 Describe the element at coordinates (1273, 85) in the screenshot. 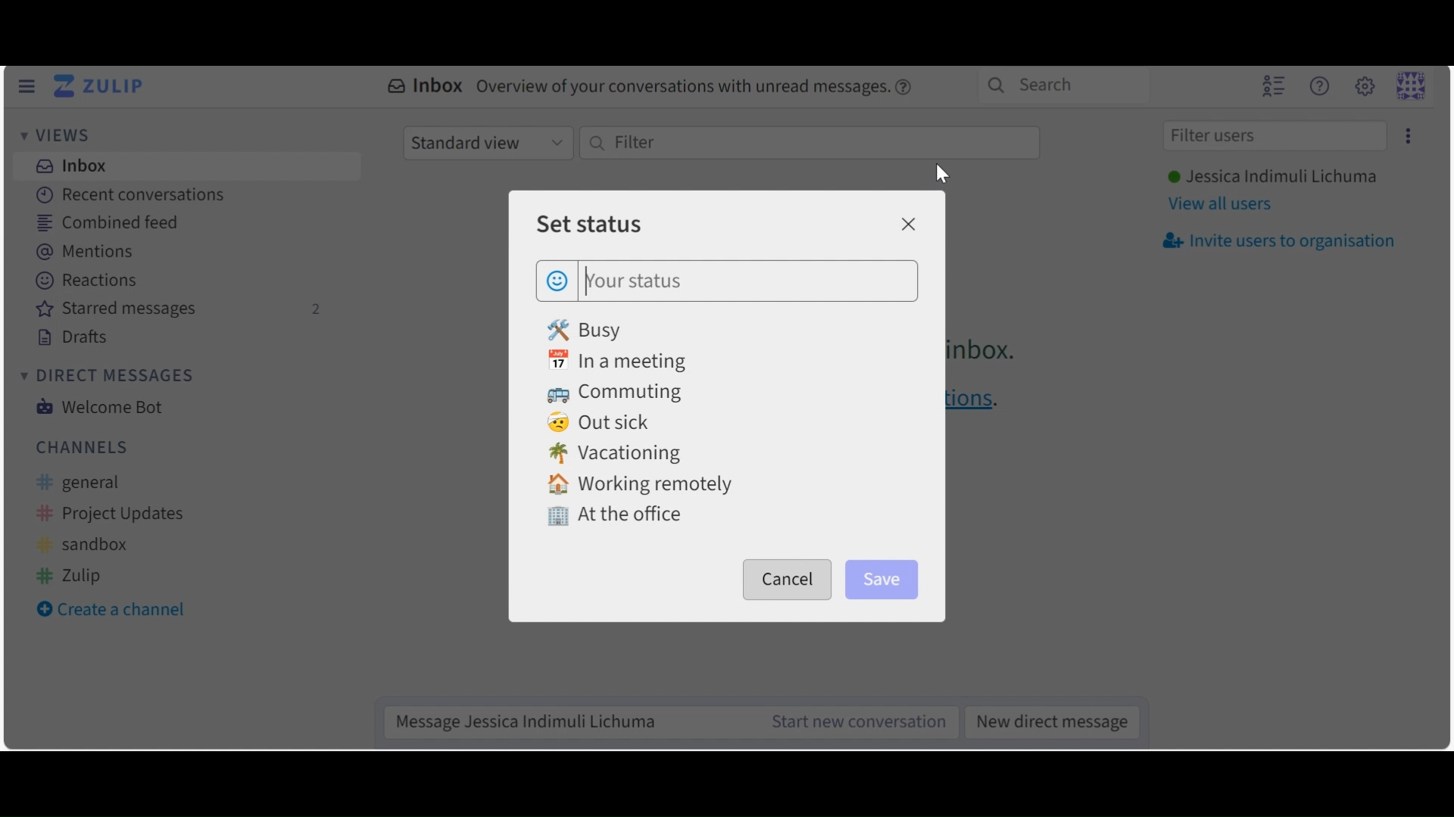

I see `Hide user List ` at that location.